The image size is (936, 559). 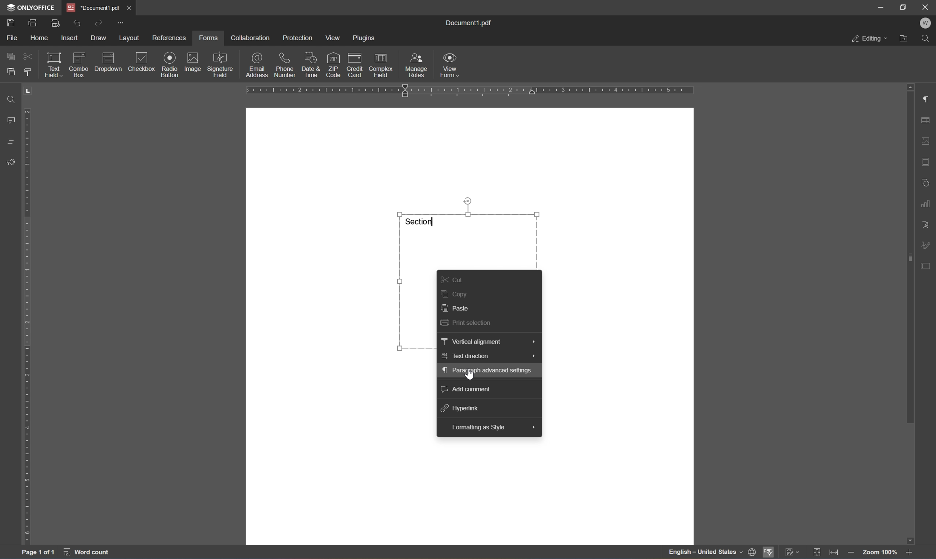 I want to click on forms, so click(x=211, y=37).